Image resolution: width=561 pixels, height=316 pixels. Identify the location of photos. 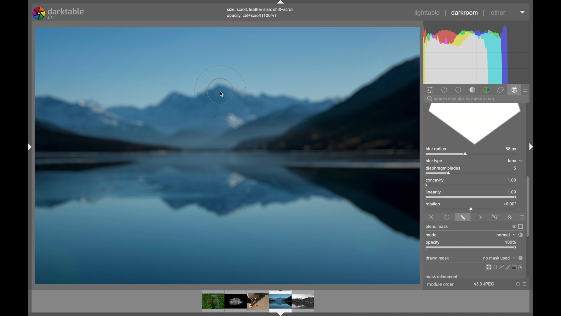
(258, 301).